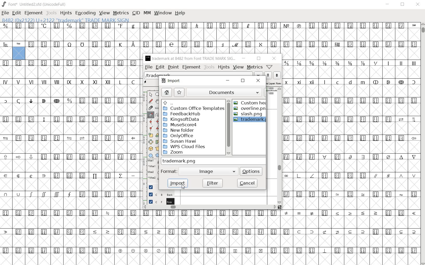 The width and height of the screenshot is (425, 265). I want to click on load word list, so click(203, 74).